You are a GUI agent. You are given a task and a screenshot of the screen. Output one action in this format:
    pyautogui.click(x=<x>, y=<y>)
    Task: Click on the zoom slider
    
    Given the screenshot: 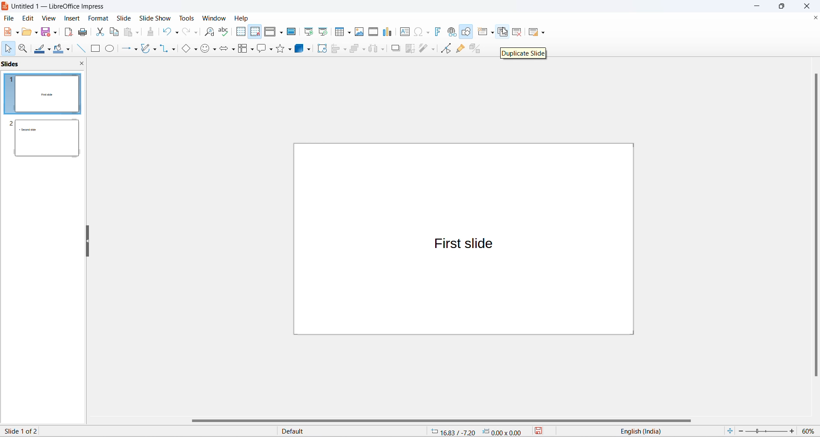 What is the action you would take?
    pyautogui.click(x=767, y=431)
    